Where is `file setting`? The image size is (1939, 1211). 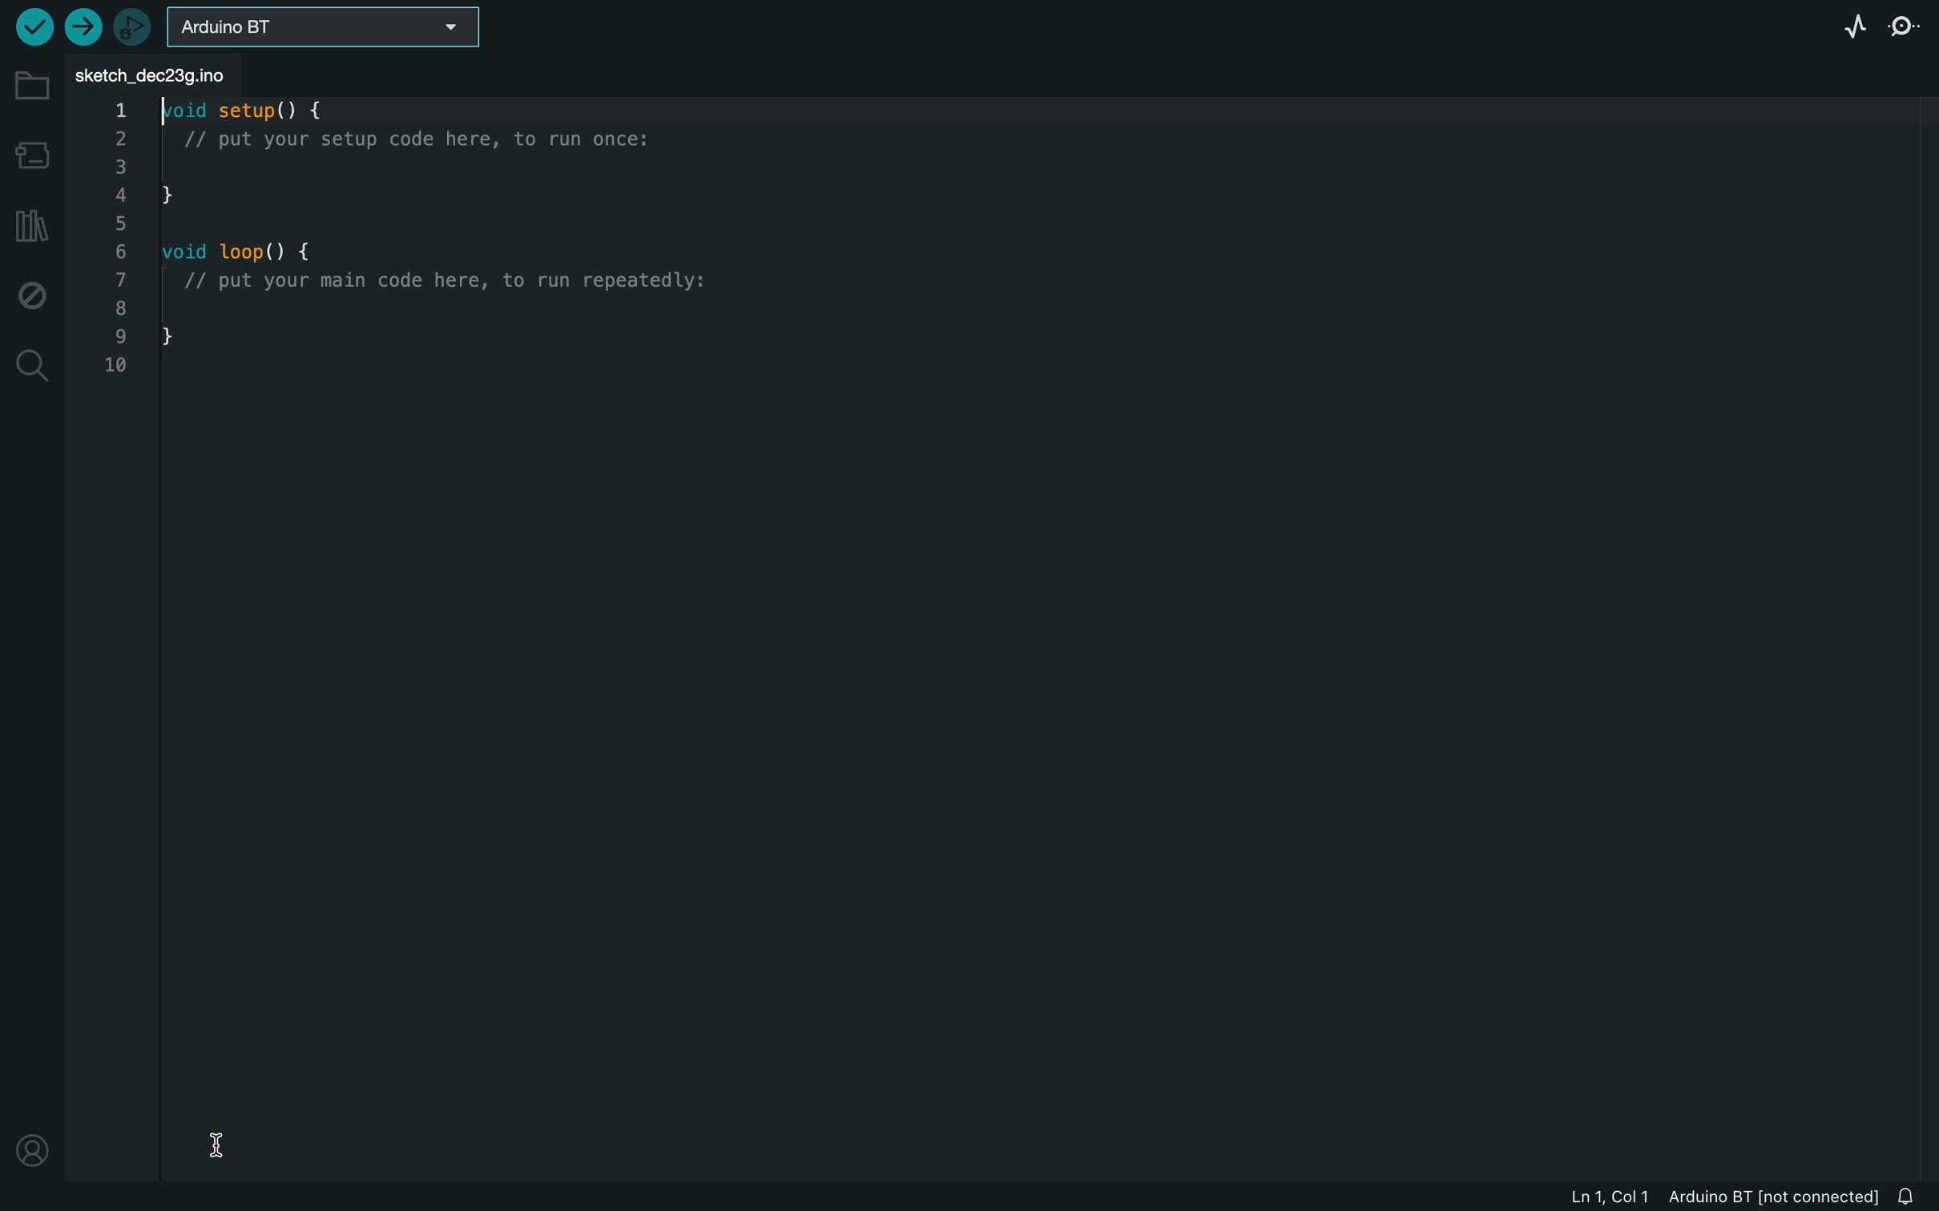 file setting is located at coordinates (1903, 73).